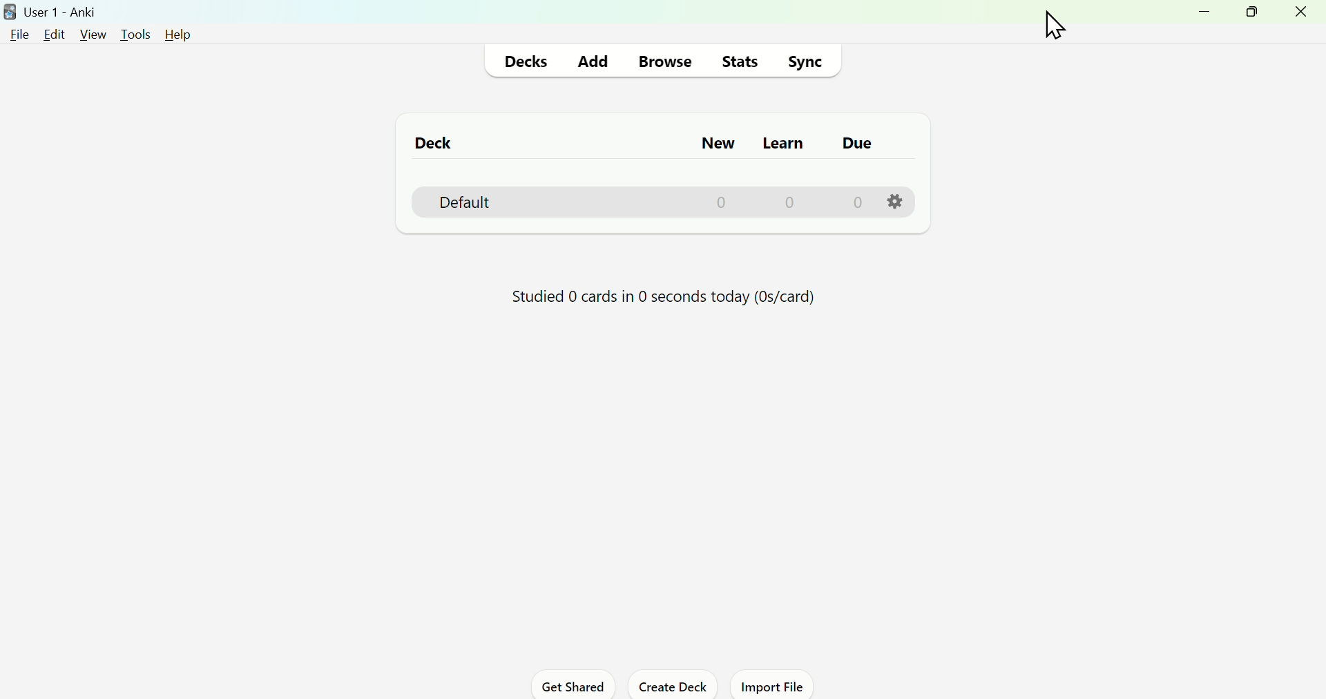 This screenshot has width=1326, height=699. I want to click on Close, so click(1303, 17).